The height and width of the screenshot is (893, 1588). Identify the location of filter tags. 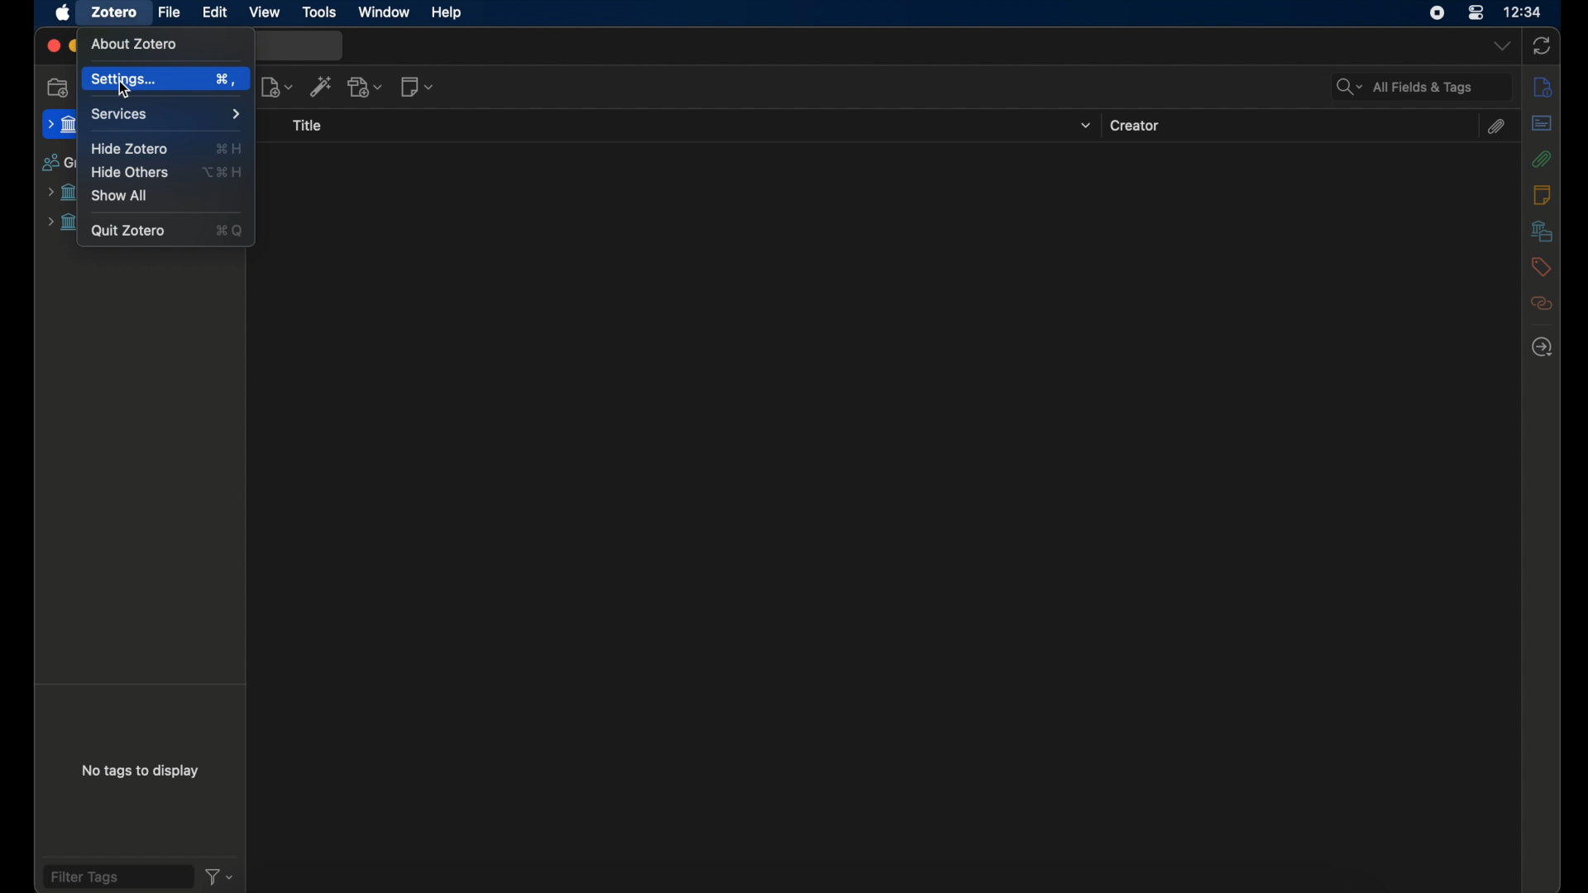
(117, 876).